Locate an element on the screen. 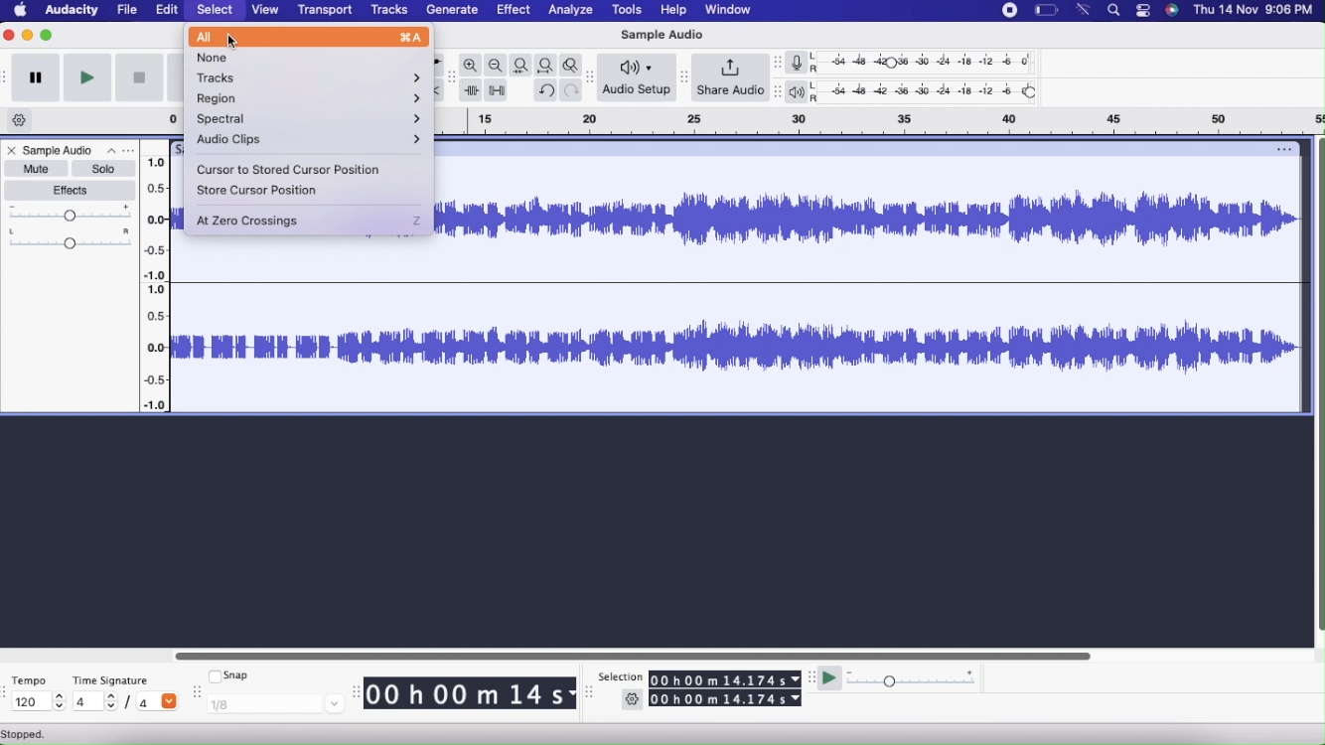 This screenshot has height=745, width=1325. Tools is located at coordinates (628, 11).